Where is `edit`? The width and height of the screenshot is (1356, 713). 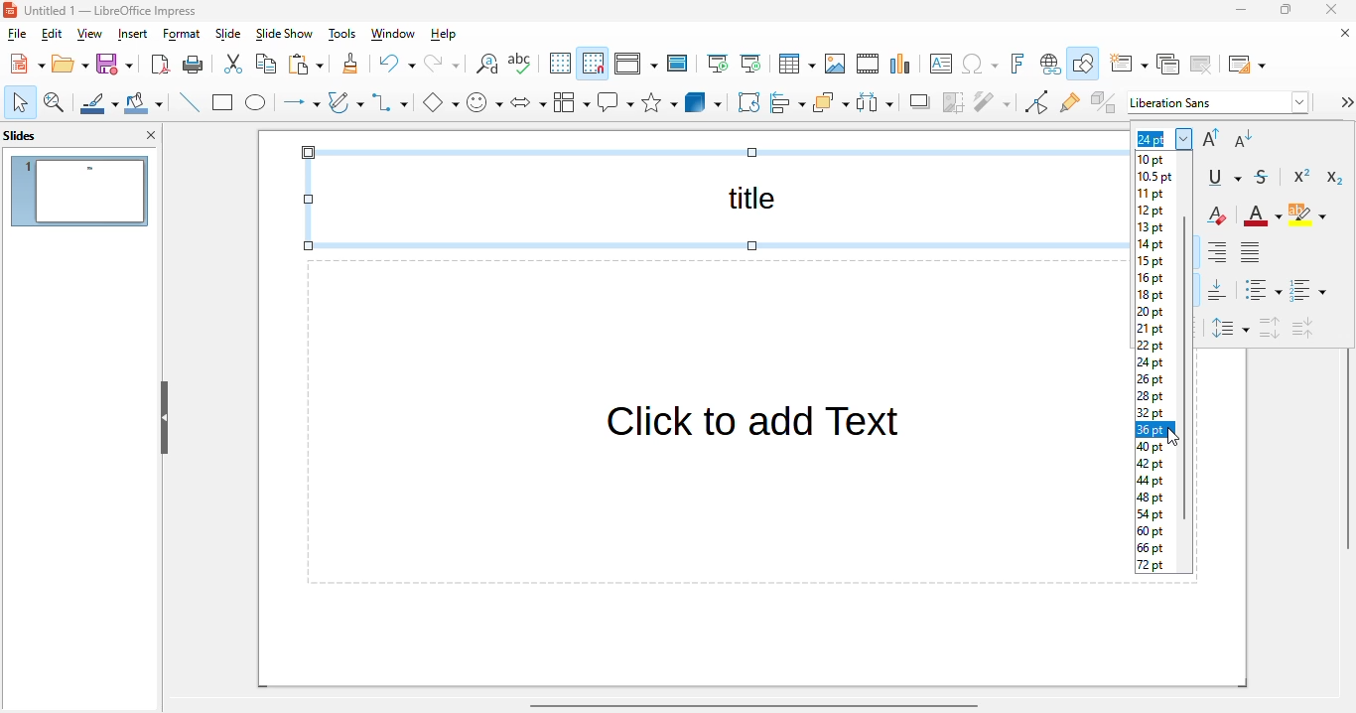
edit is located at coordinates (53, 34).